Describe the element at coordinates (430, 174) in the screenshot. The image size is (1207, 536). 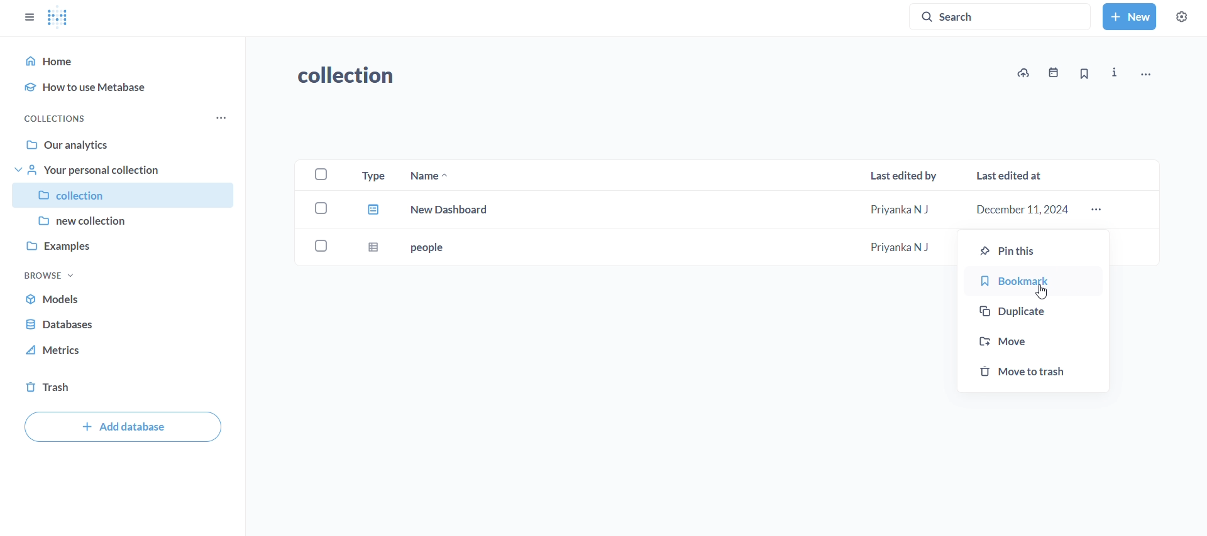
I see `name` at that location.